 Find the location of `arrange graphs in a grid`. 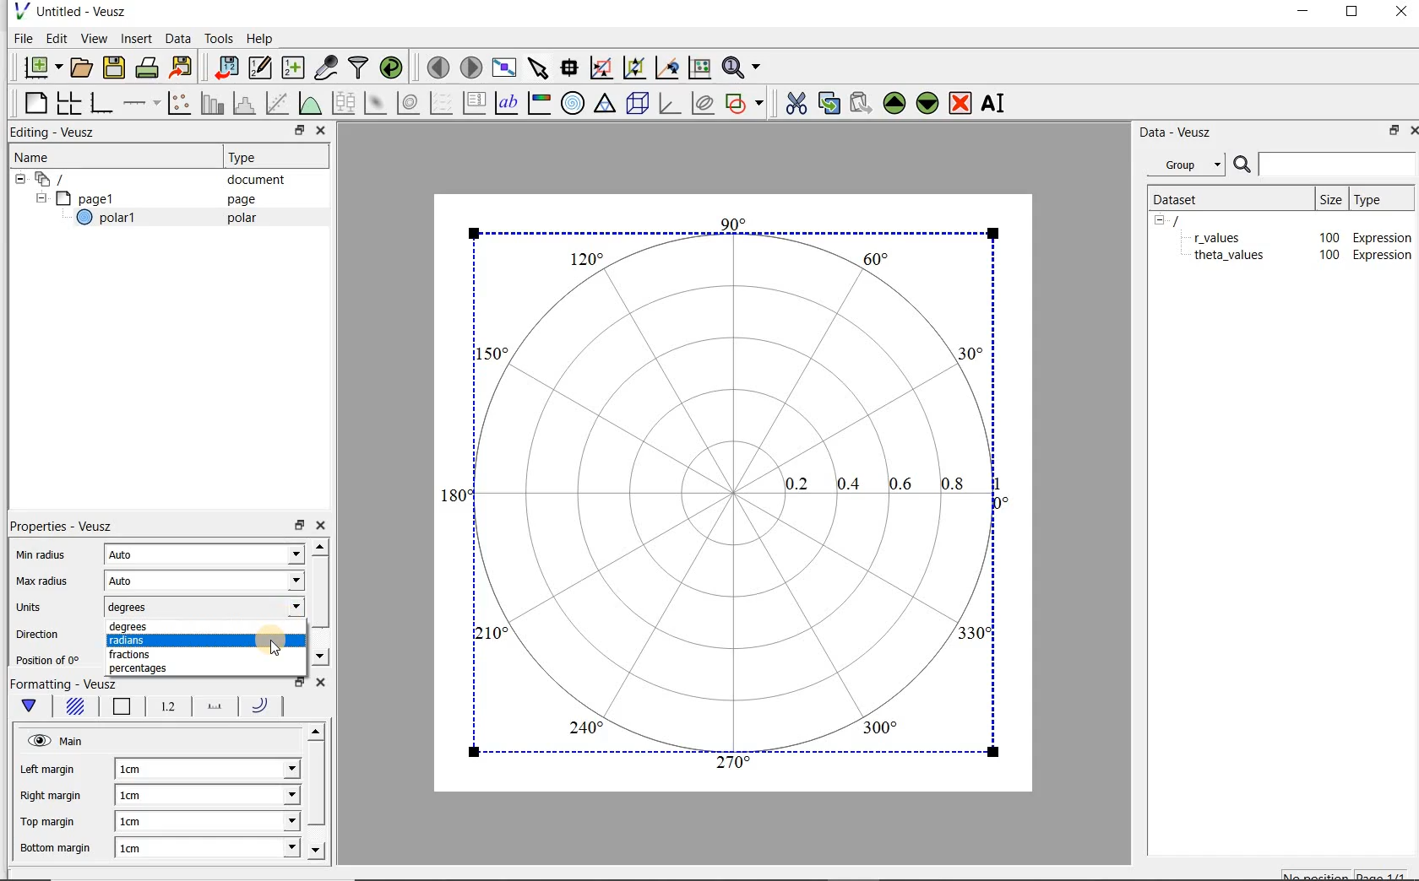

arrange graphs in a grid is located at coordinates (68, 102).